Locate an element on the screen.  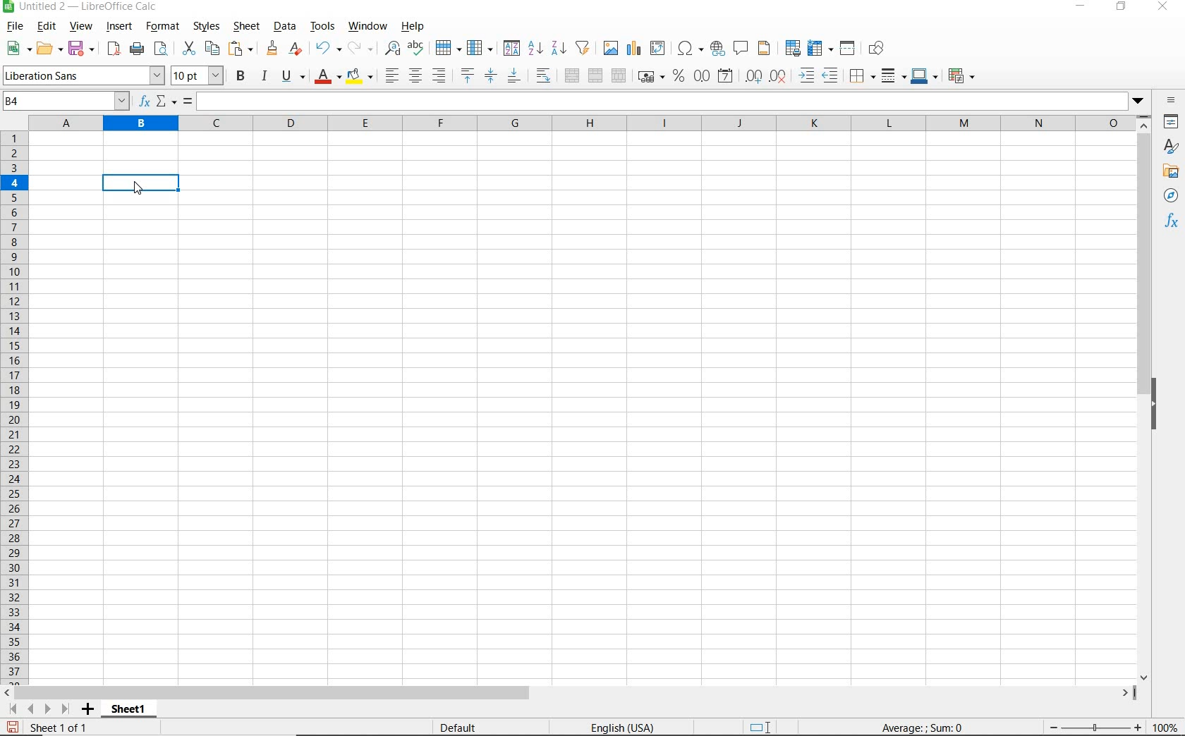
bold is located at coordinates (241, 78).